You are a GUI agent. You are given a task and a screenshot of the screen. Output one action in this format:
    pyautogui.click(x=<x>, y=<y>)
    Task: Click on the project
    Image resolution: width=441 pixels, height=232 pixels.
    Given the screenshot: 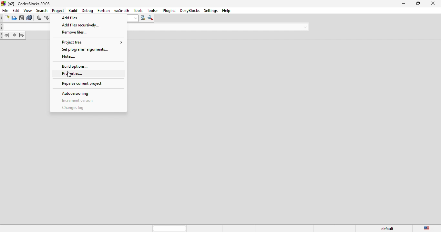 What is the action you would take?
    pyautogui.click(x=58, y=10)
    